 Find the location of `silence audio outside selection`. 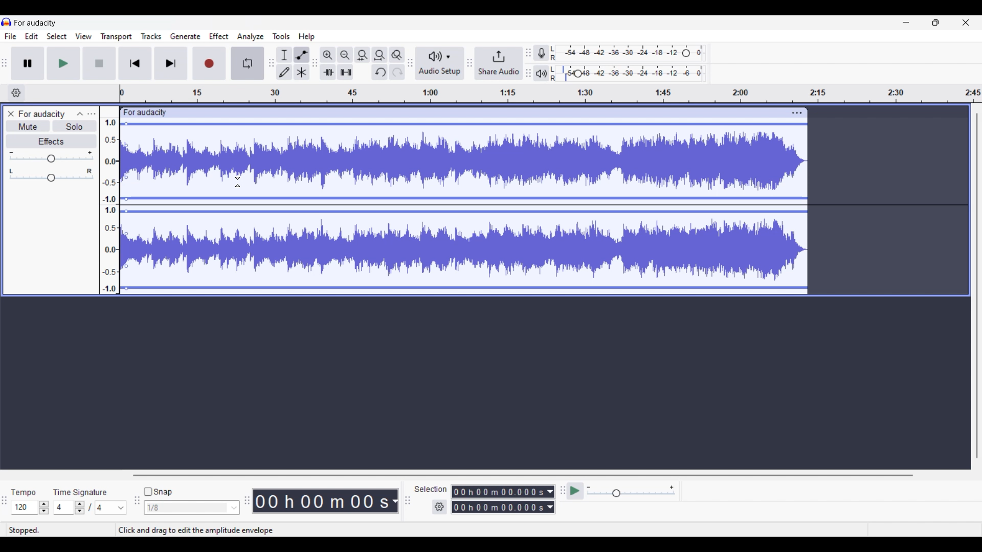

silence audio outside selection is located at coordinates (347, 72).